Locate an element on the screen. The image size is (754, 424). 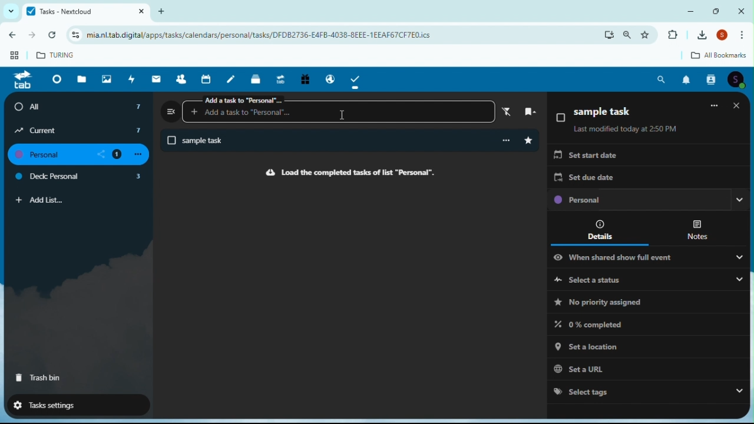
Change sort order is located at coordinates (734, 112).